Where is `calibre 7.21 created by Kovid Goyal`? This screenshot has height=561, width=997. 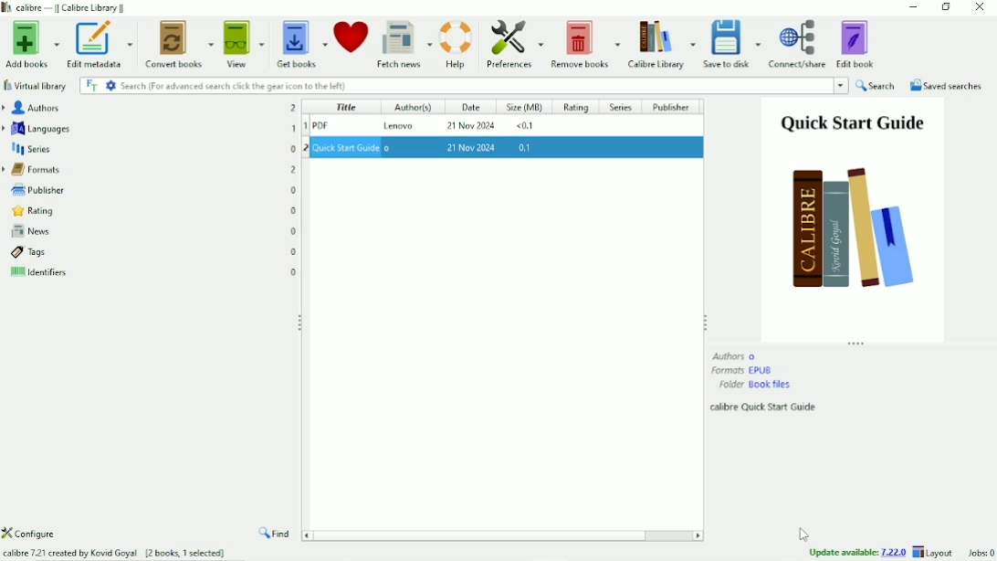 calibre 7.21 created by Kovid Goyal is located at coordinates (115, 554).